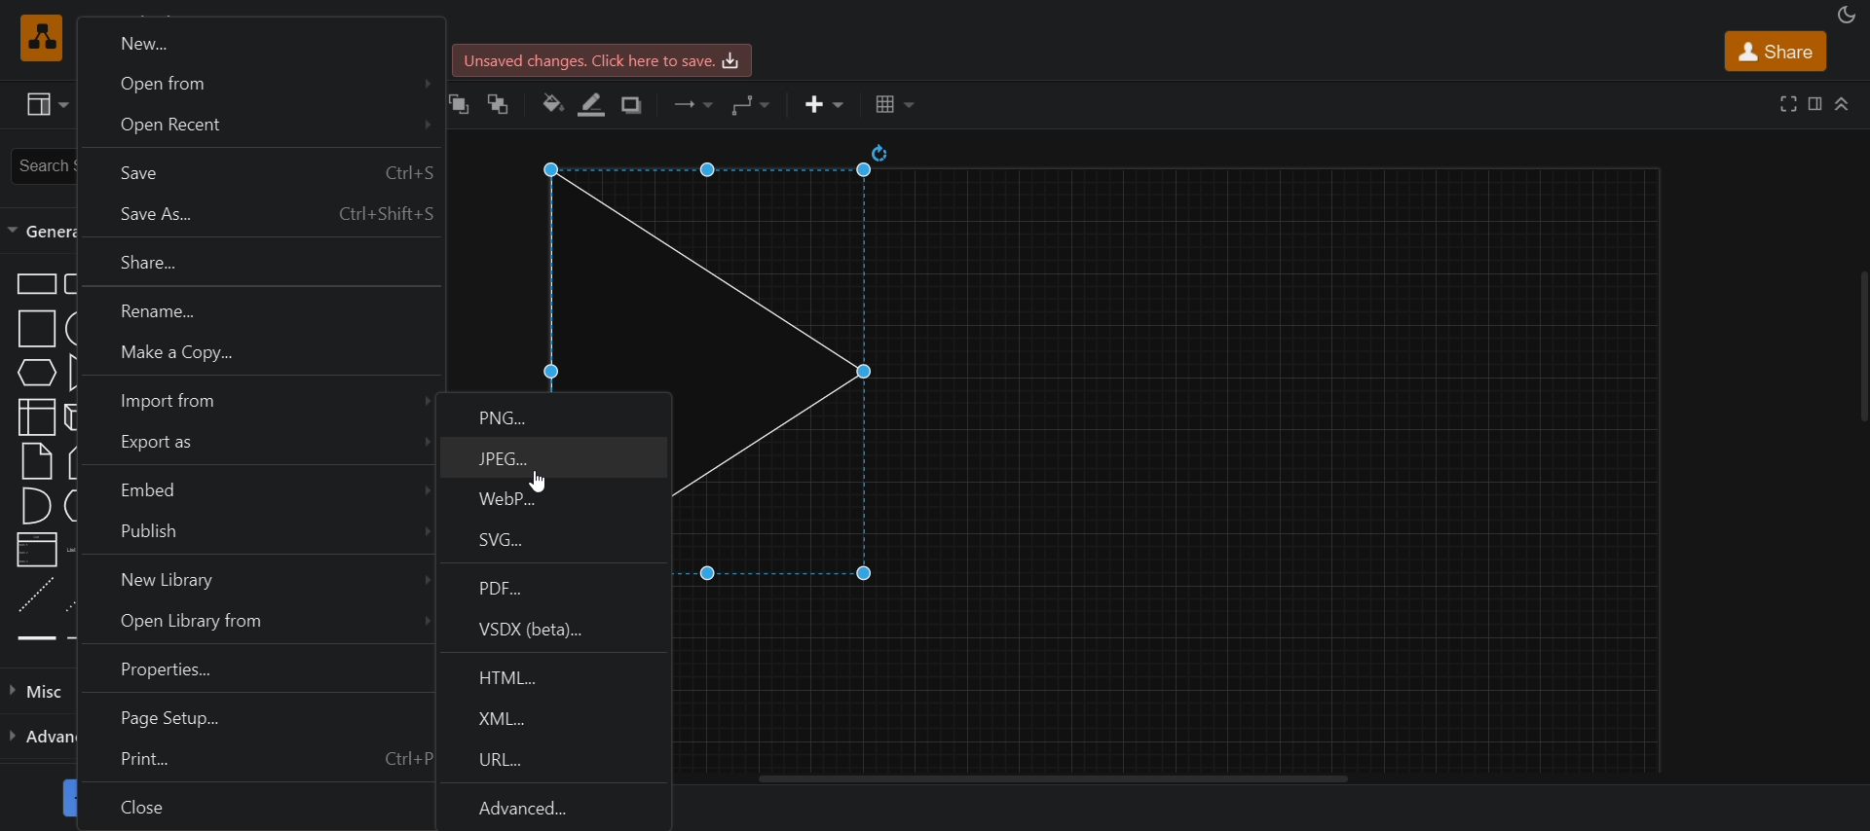  What do you see at coordinates (38, 37) in the screenshot?
I see `logo` at bounding box center [38, 37].